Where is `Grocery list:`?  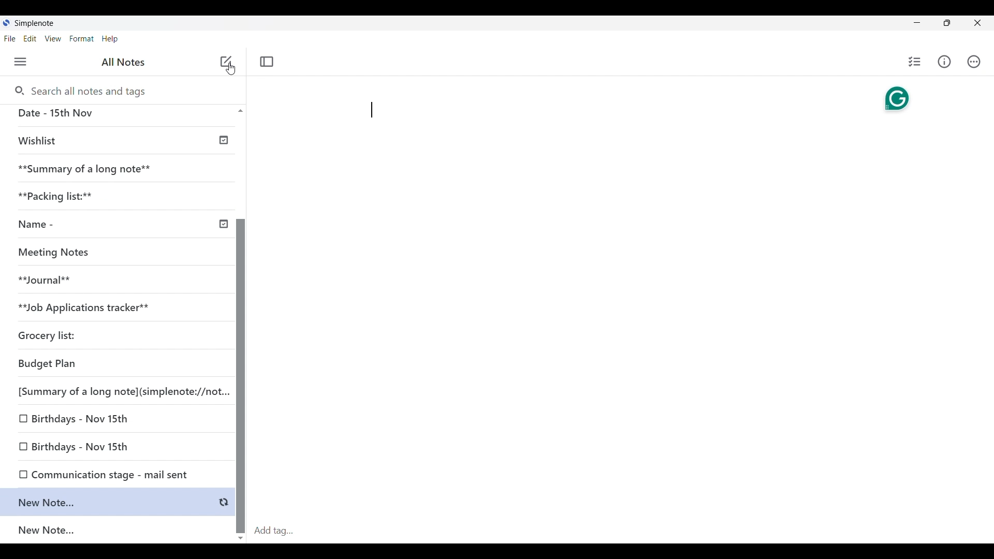 Grocery list: is located at coordinates (114, 335).